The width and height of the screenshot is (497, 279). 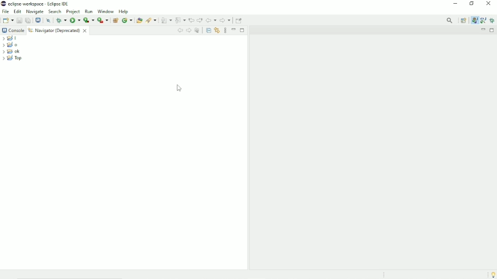 What do you see at coordinates (61, 20) in the screenshot?
I see `Debug` at bounding box center [61, 20].